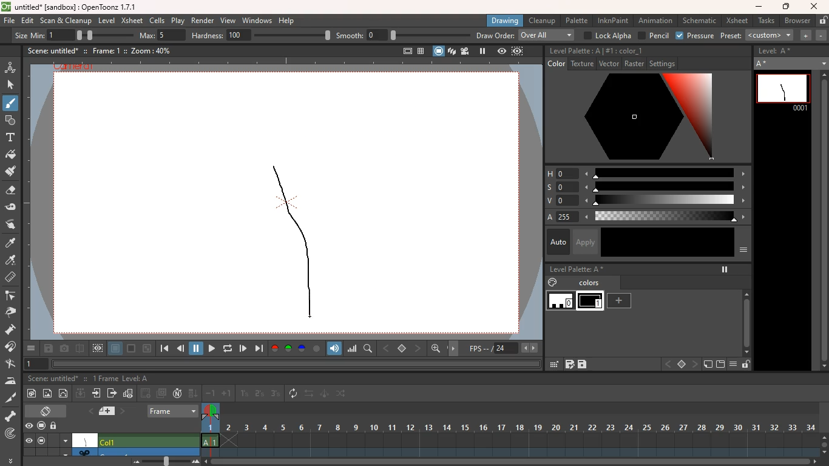  I want to click on close, so click(814, 6).